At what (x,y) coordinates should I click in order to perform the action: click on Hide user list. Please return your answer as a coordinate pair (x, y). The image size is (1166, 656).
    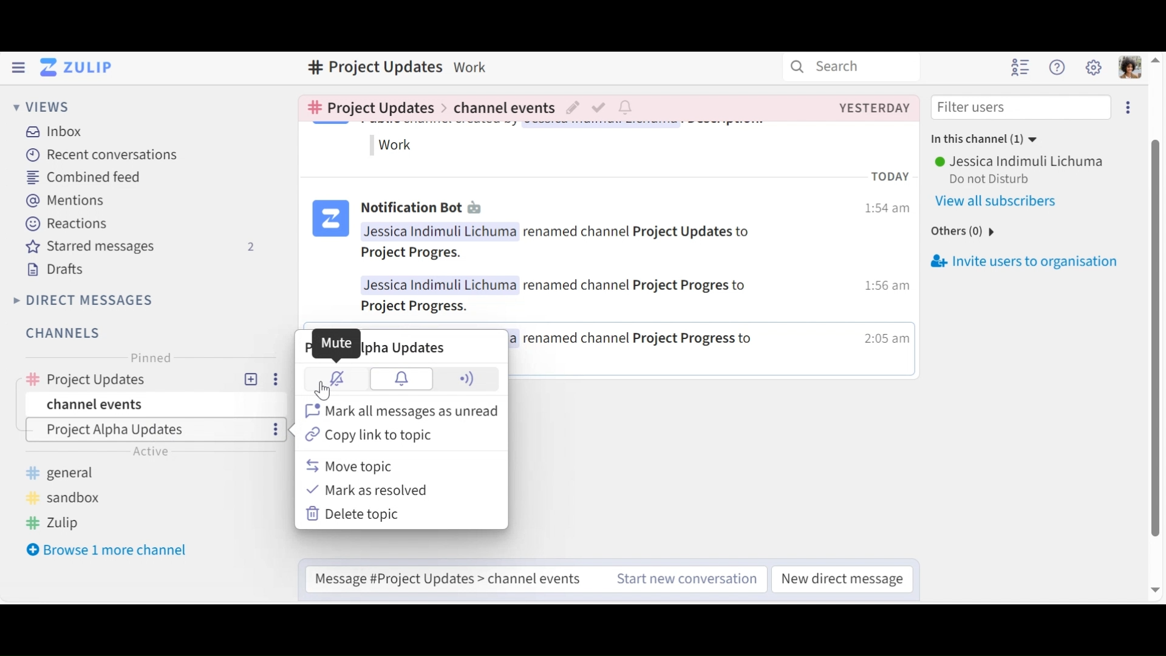
    Looking at the image, I should click on (1021, 66).